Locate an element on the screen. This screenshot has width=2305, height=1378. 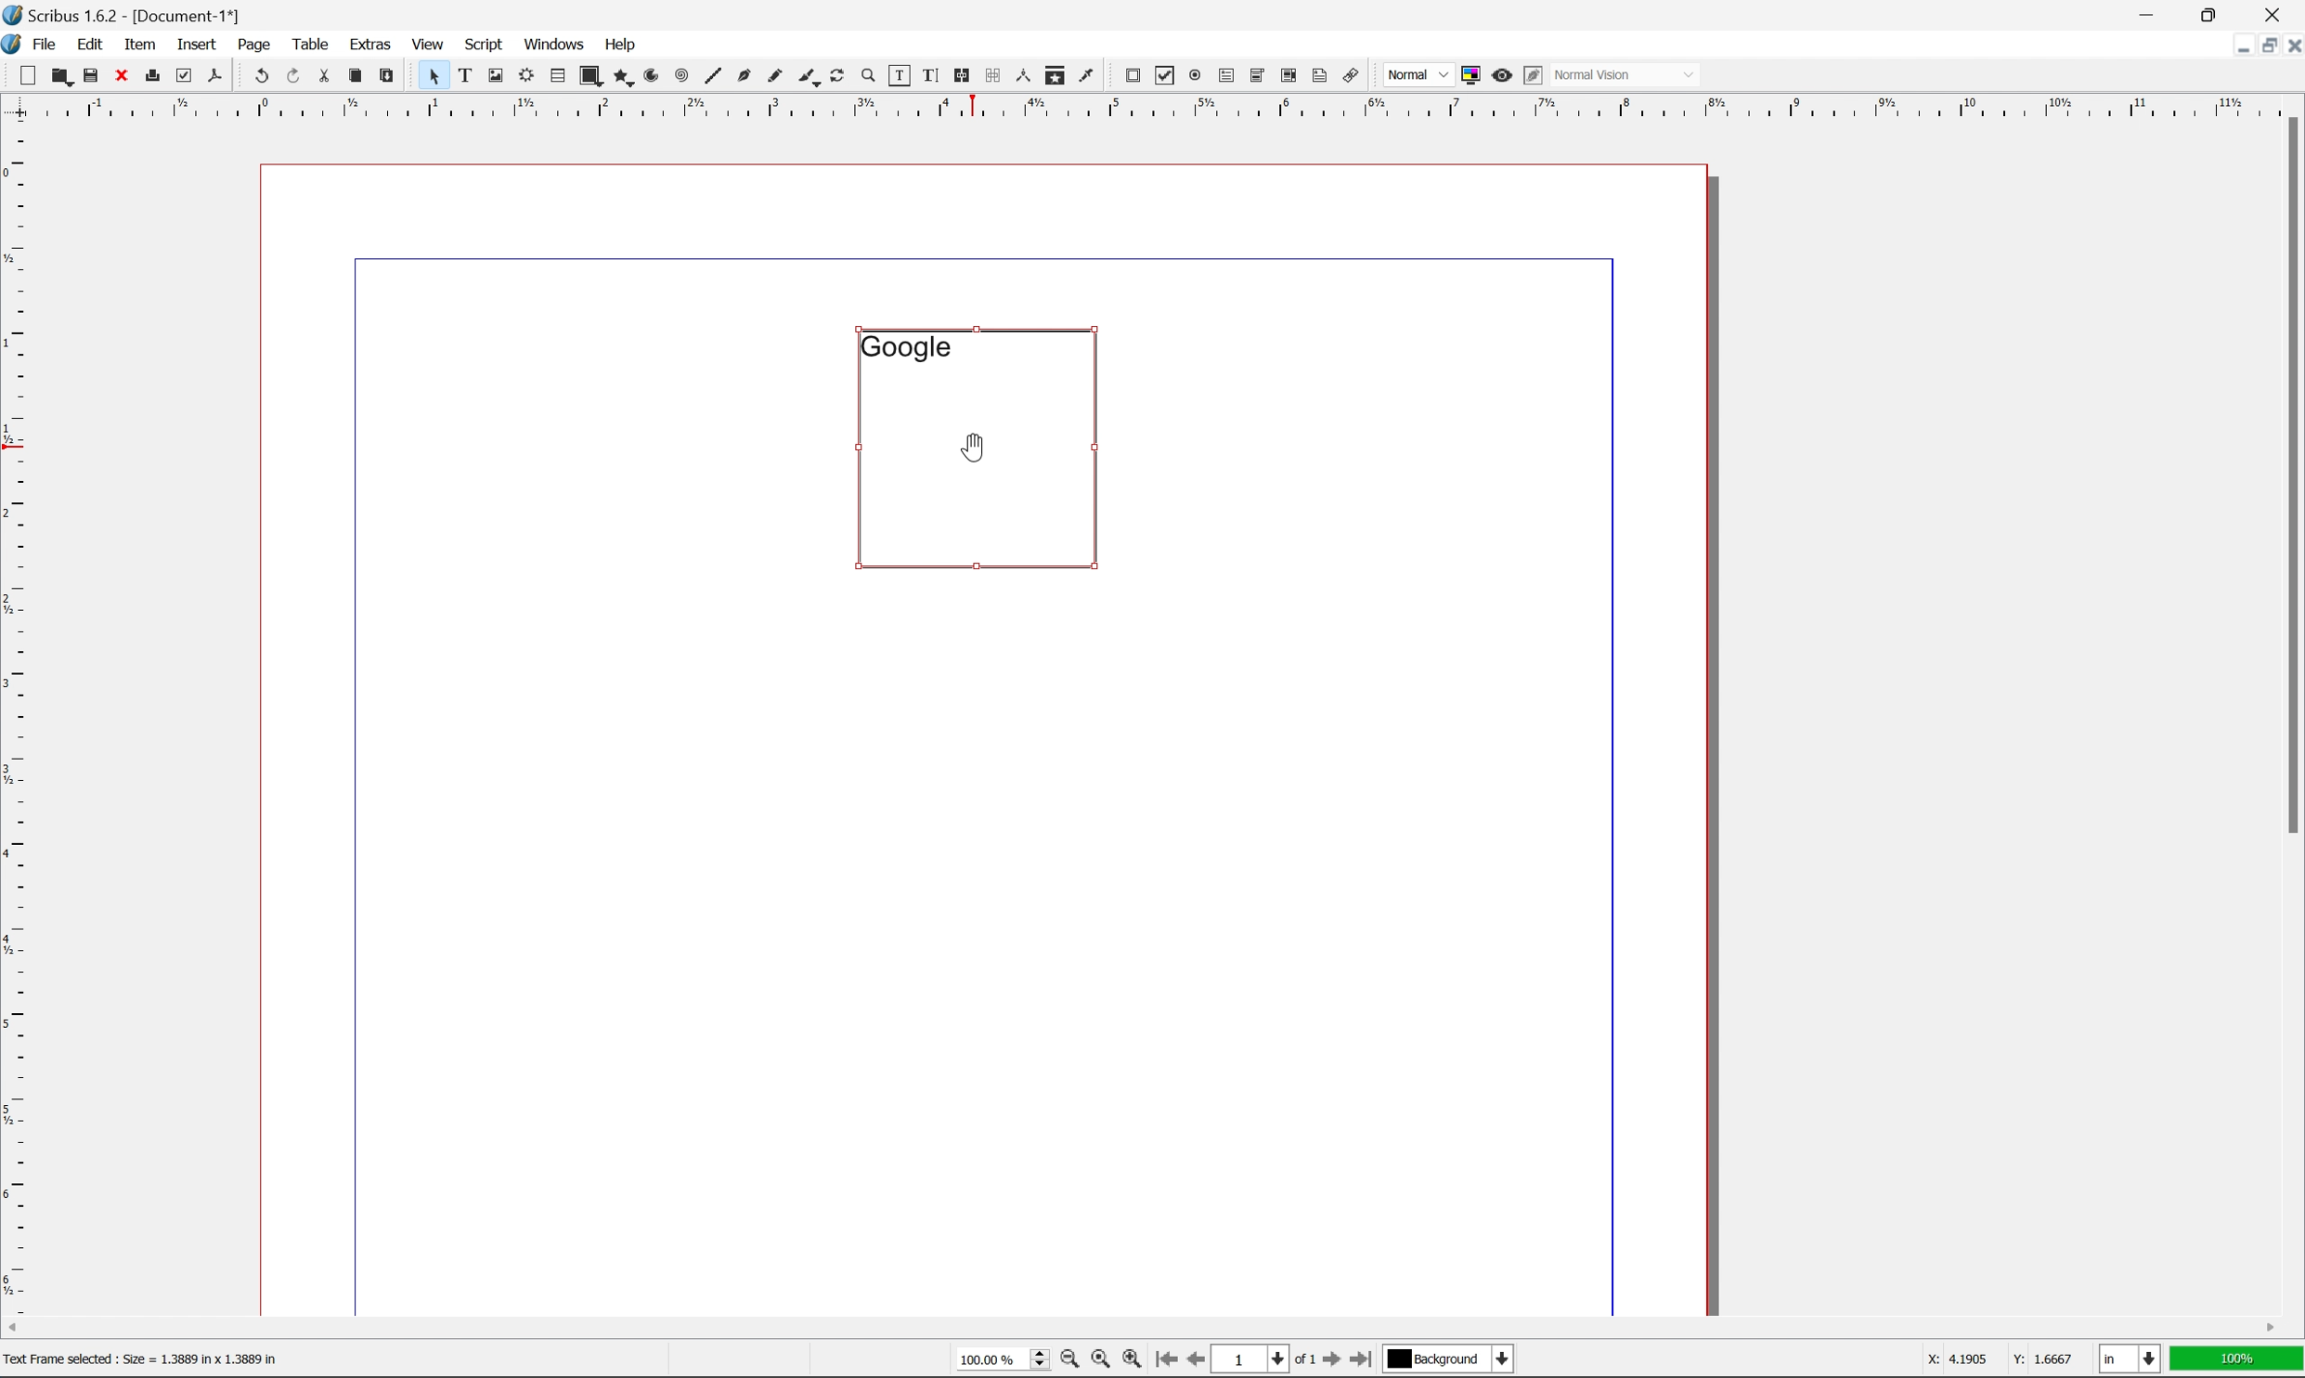
zoom to 100% is located at coordinates (1099, 1362).